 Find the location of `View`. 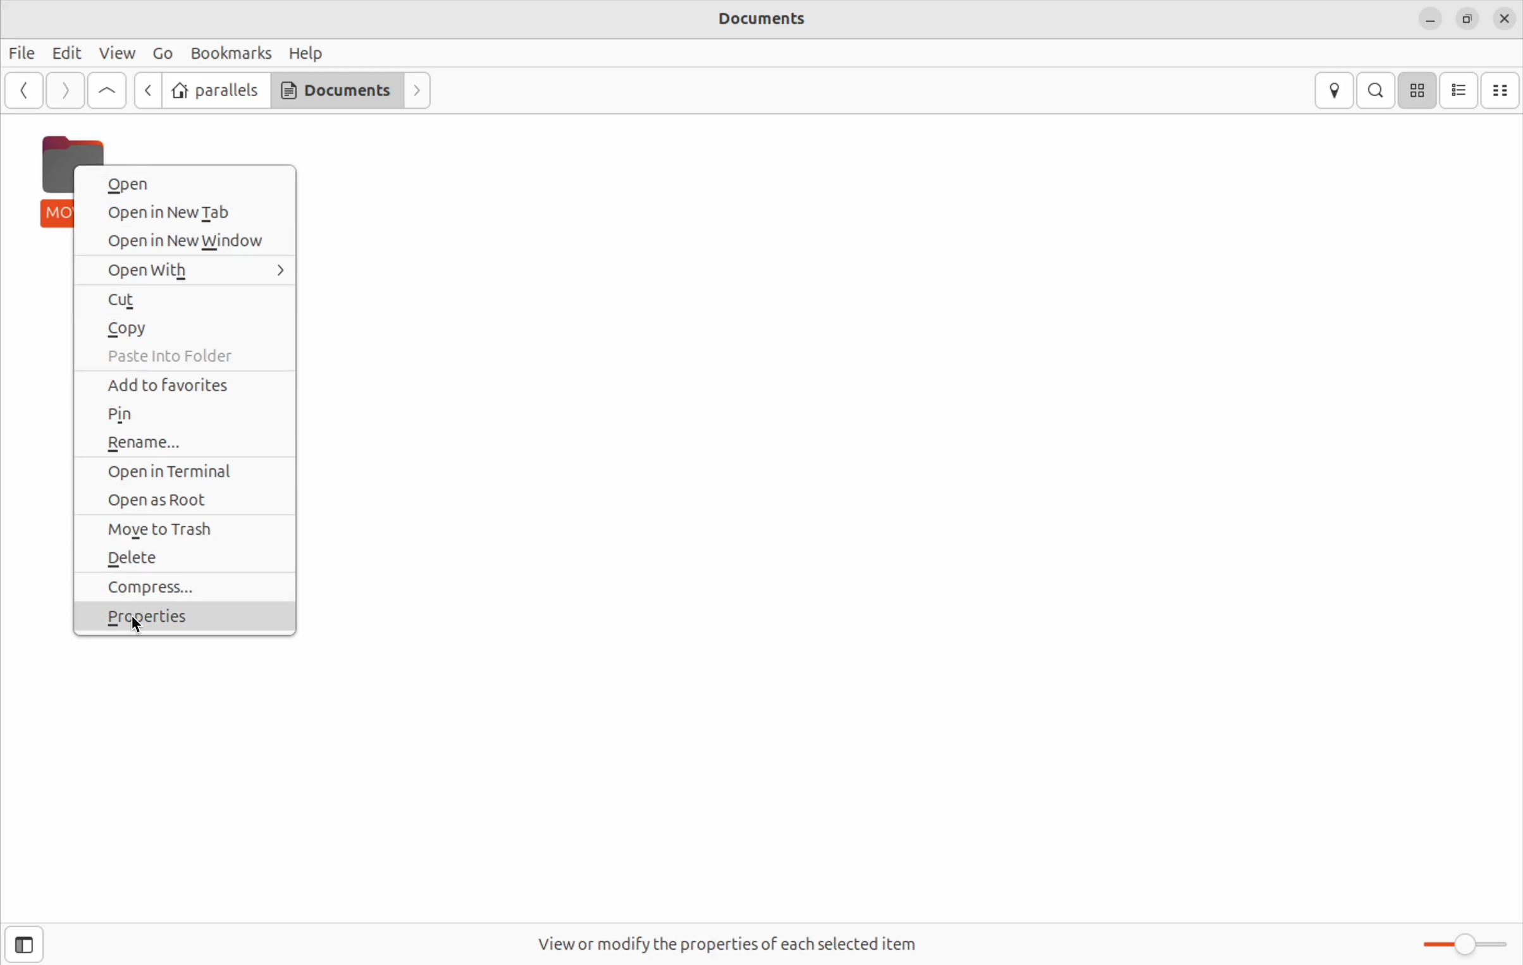

View is located at coordinates (118, 51).